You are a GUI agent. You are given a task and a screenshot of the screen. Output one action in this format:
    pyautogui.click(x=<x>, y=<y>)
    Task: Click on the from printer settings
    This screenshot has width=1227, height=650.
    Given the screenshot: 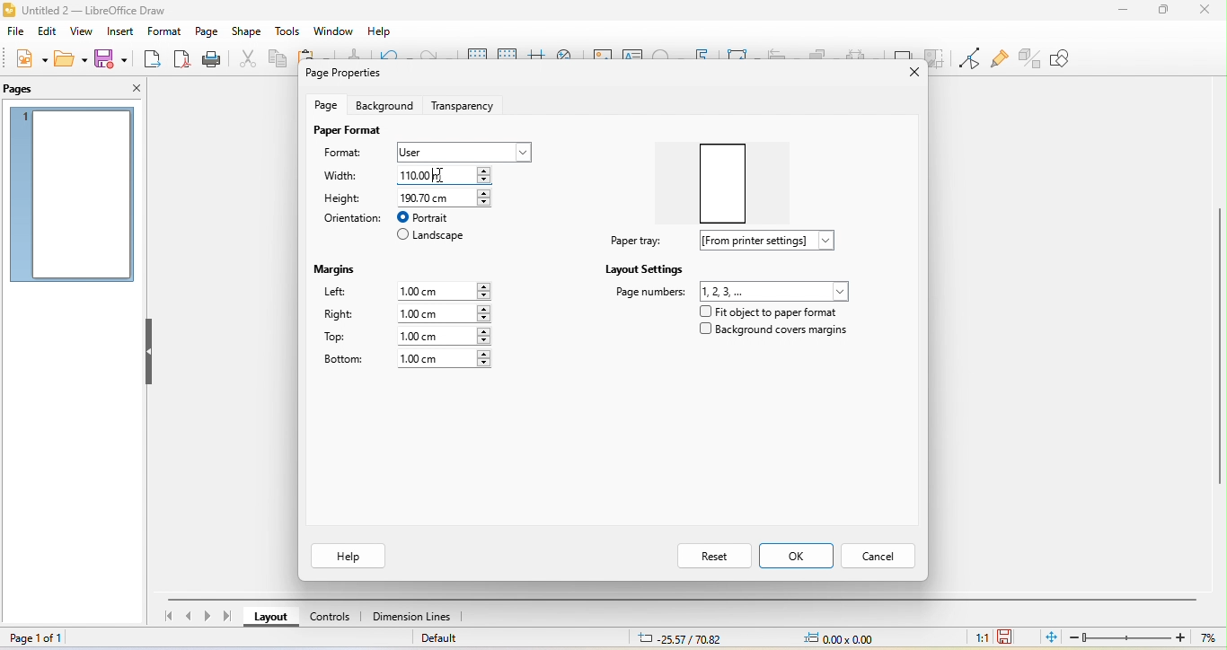 What is the action you would take?
    pyautogui.click(x=774, y=241)
    